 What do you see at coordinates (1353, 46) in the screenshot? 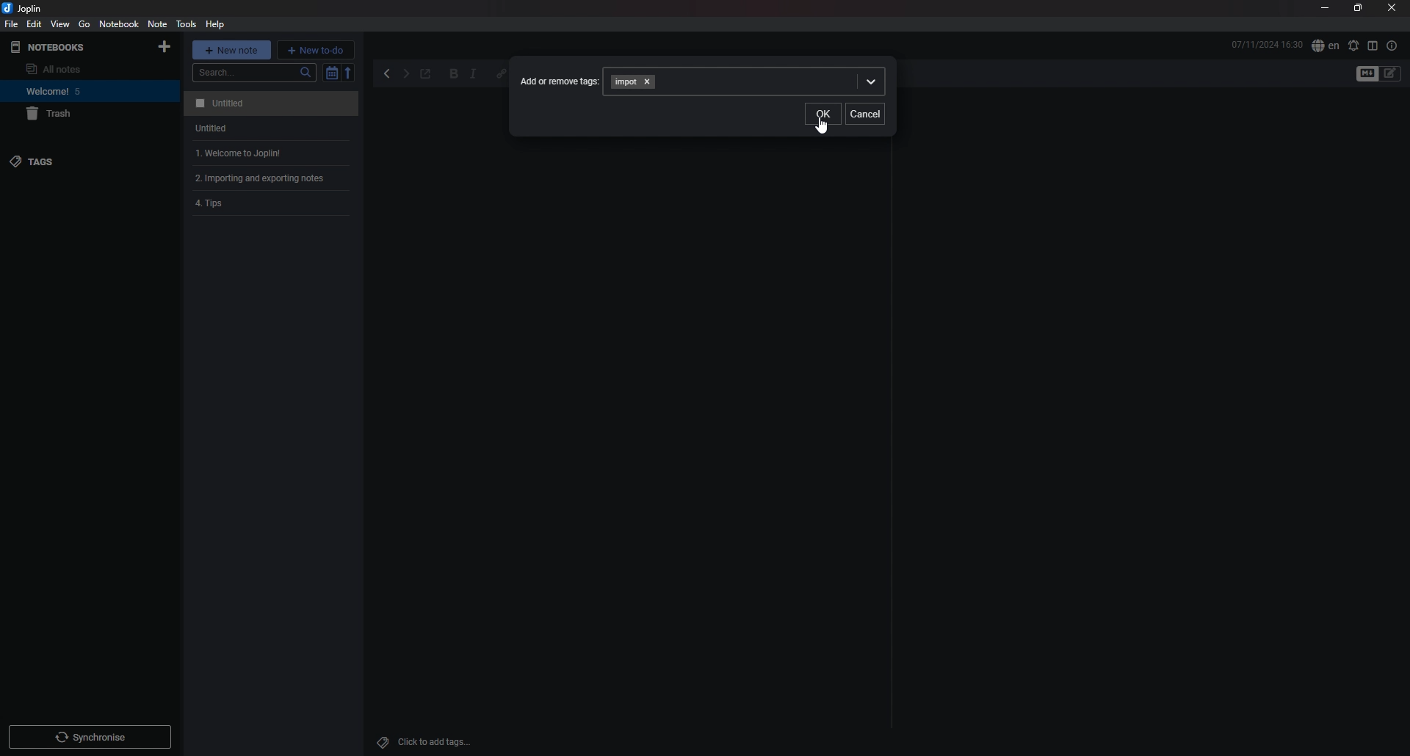
I see `spell check` at bounding box center [1353, 46].